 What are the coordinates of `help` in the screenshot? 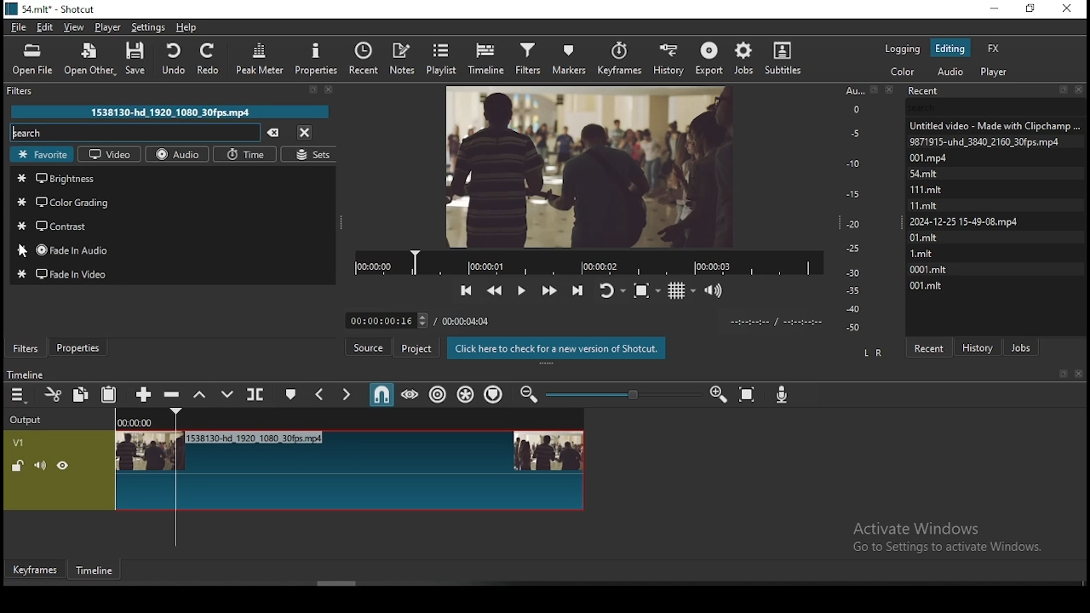 It's located at (186, 26).